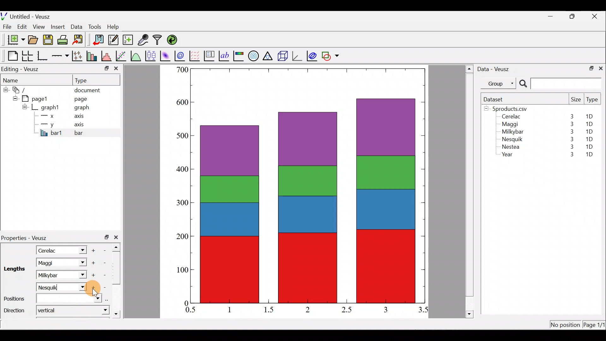 Image resolution: width=606 pixels, height=341 pixels. Describe the element at coordinates (81, 263) in the screenshot. I see `Length dropdown` at that location.